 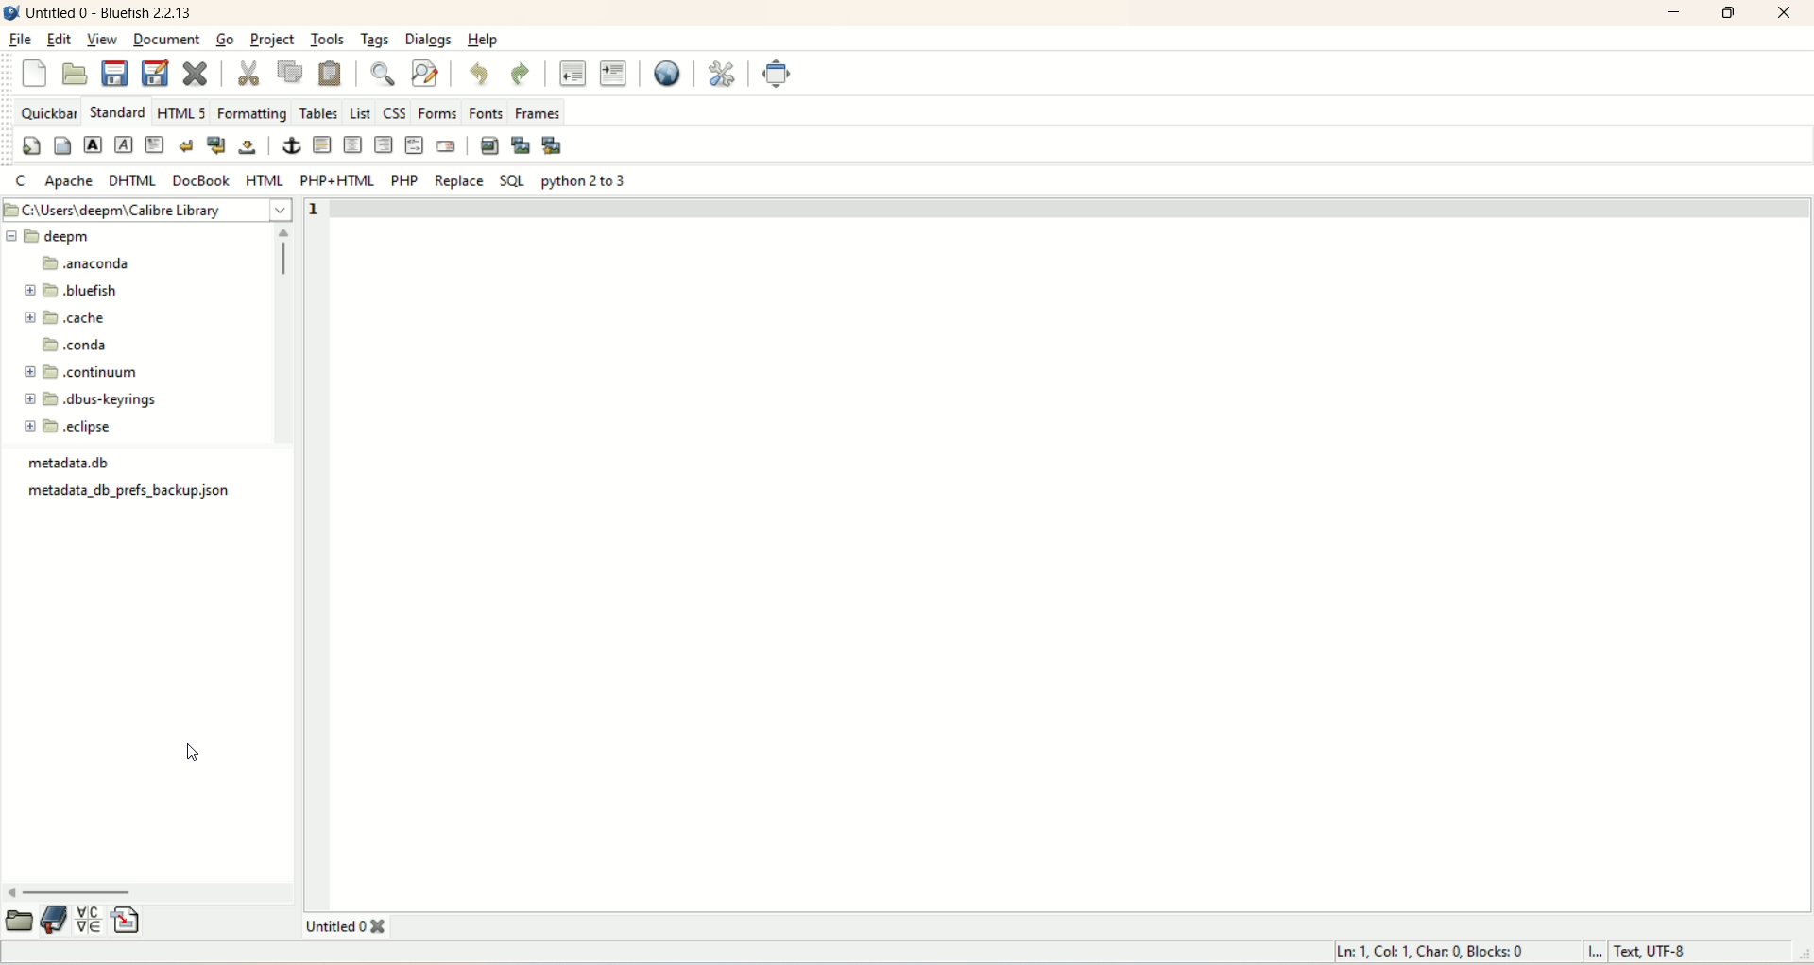 I want to click on Python 2 to 3, so click(x=586, y=182).